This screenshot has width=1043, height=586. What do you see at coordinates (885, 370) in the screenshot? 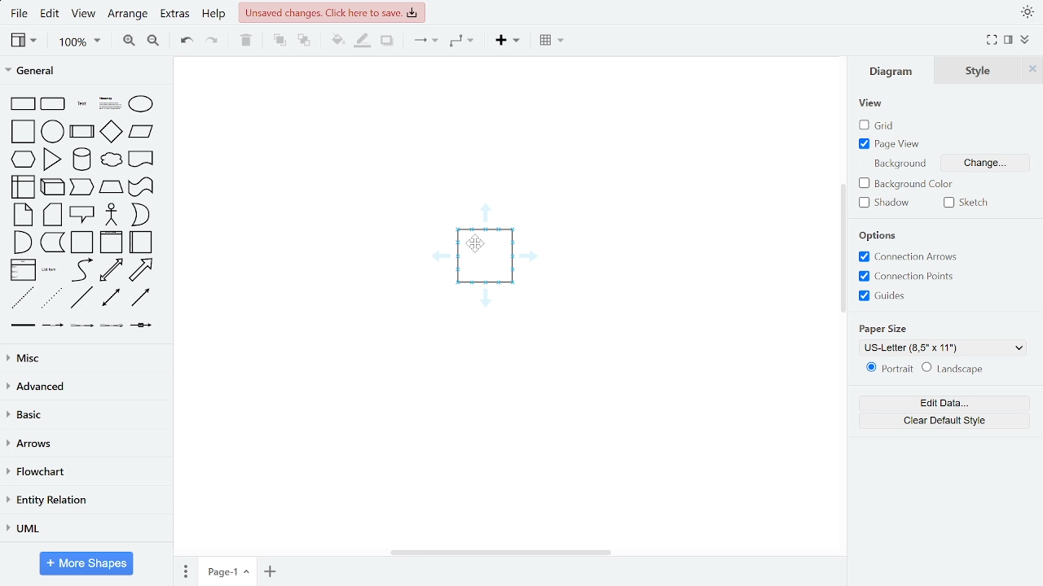
I see `potrait` at bounding box center [885, 370].